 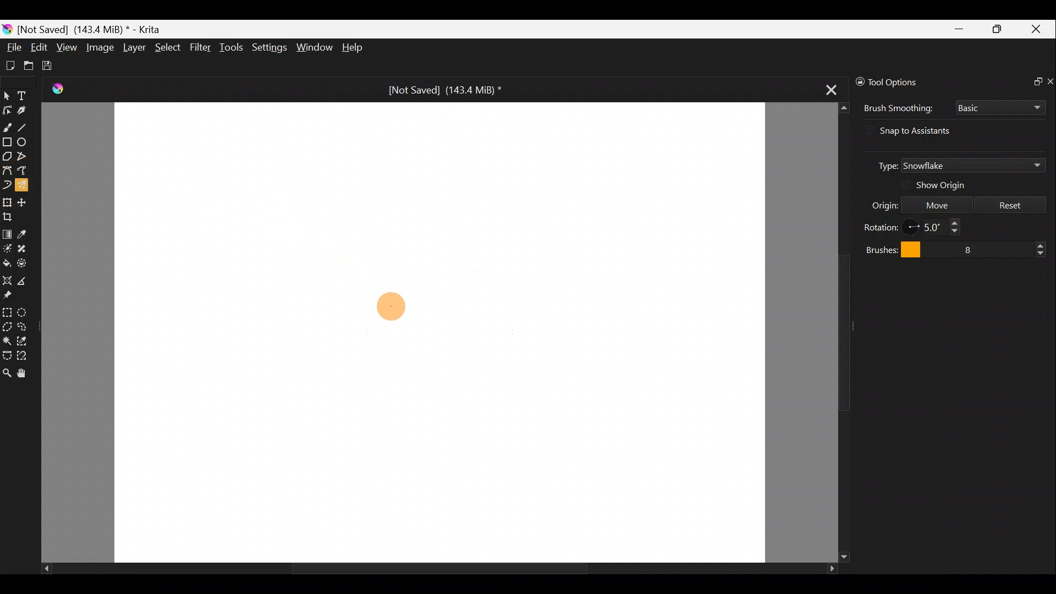 What do you see at coordinates (24, 202) in the screenshot?
I see `Move a layer` at bounding box center [24, 202].